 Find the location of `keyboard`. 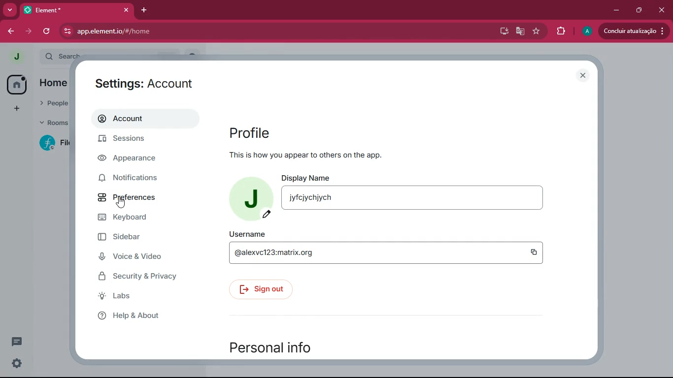

keyboard is located at coordinates (136, 219).